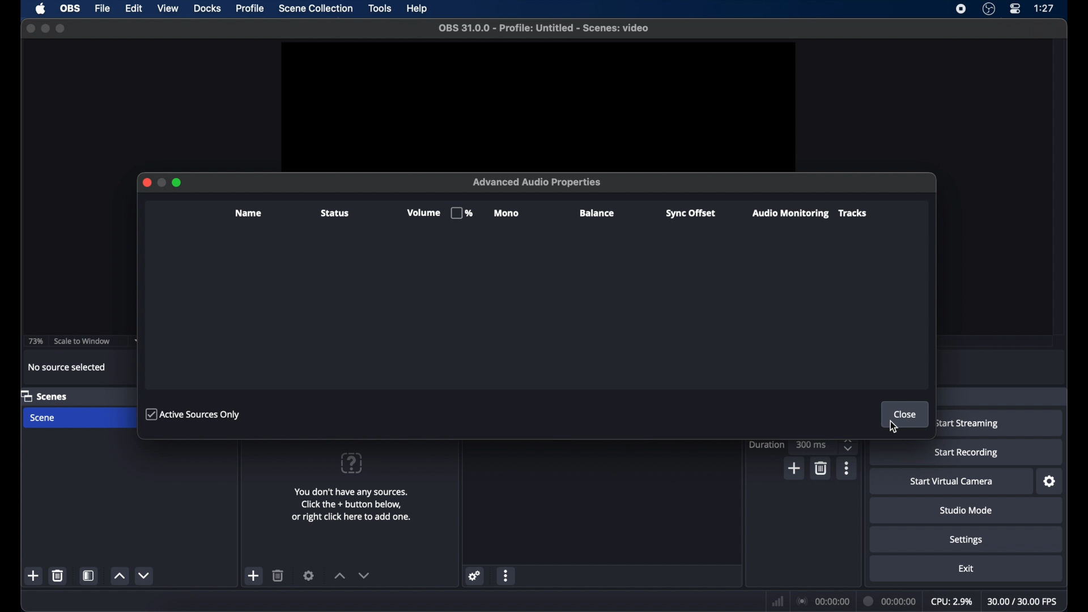  What do you see at coordinates (966, 511) in the screenshot?
I see `studio mode` at bounding box center [966, 511].